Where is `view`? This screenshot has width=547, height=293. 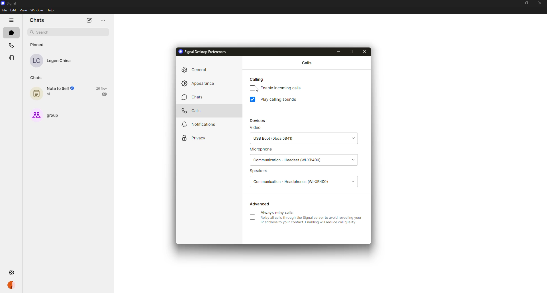
view is located at coordinates (23, 10).